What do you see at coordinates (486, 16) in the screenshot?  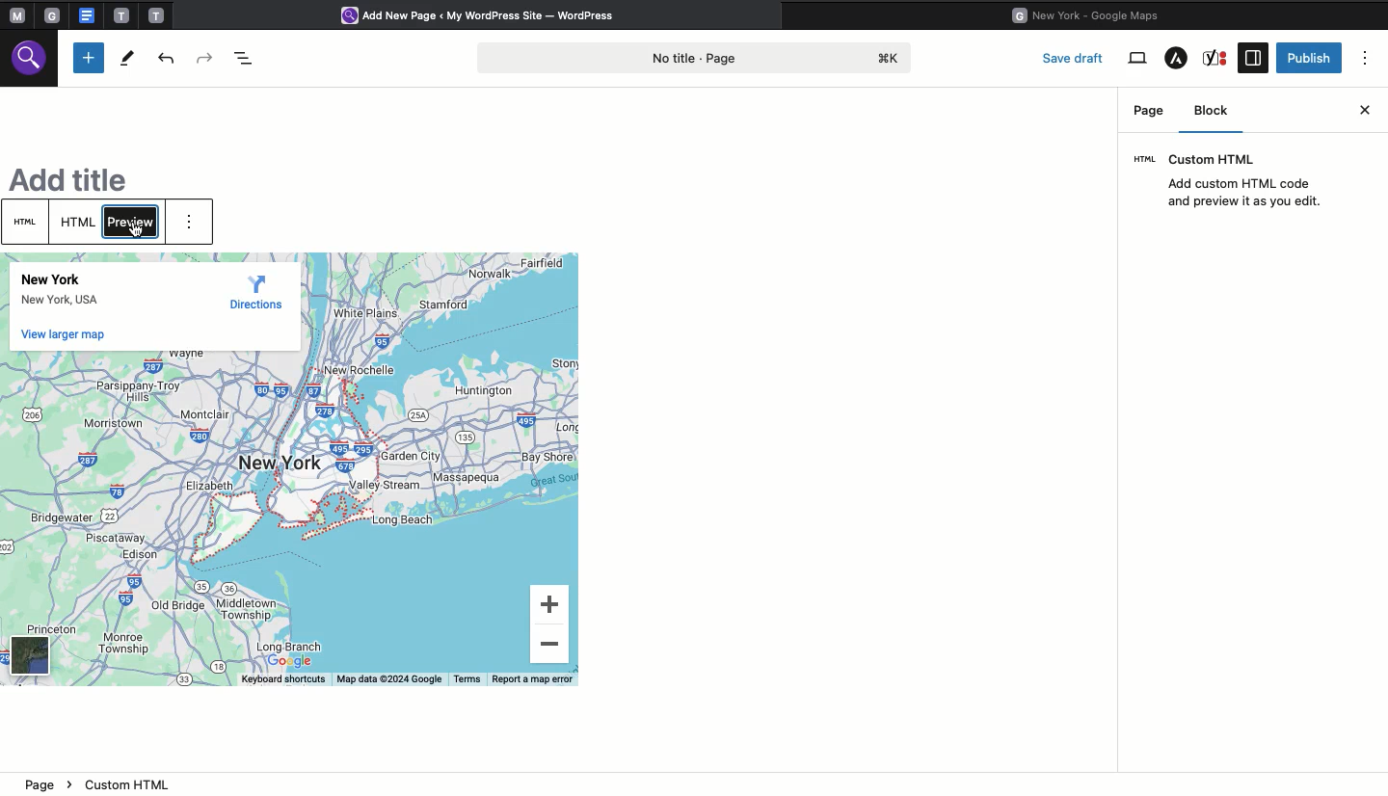 I see `Wordpress` at bounding box center [486, 16].